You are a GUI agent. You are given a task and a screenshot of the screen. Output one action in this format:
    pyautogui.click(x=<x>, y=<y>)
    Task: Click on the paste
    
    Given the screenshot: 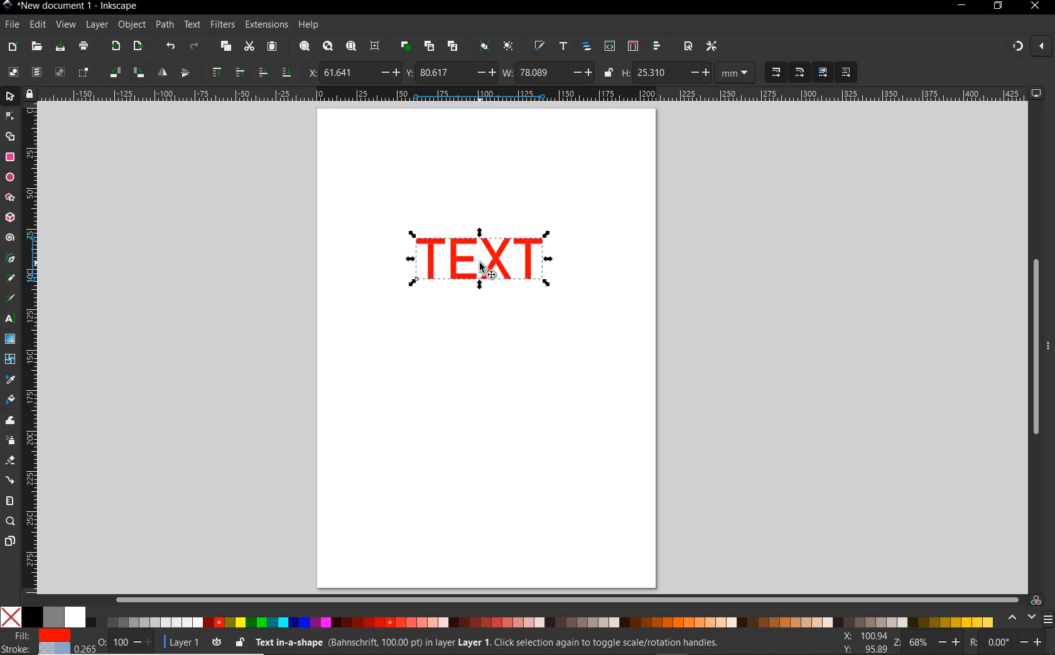 What is the action you would take?
    pyautogui.click(x=271, y=47)
    